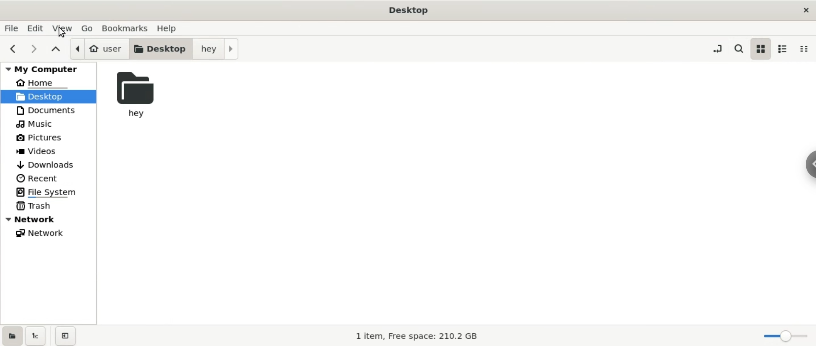 This screenshot has width=816, height=346. What do you see at coordinates (90, 28) in the screenshot?
I see `go ` at bounding box center [90, 28].